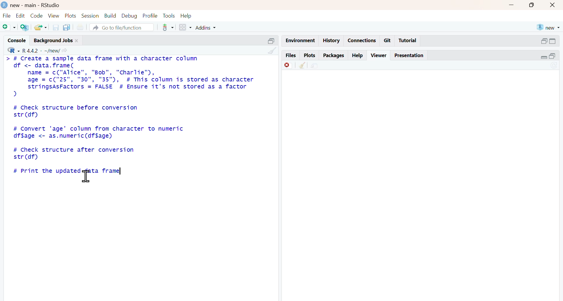 Image resolution: width=563 pixels, height=301 pixels. Describe the element at coordinates (408, 55) in the screenshot. I see `presentation` at that location.